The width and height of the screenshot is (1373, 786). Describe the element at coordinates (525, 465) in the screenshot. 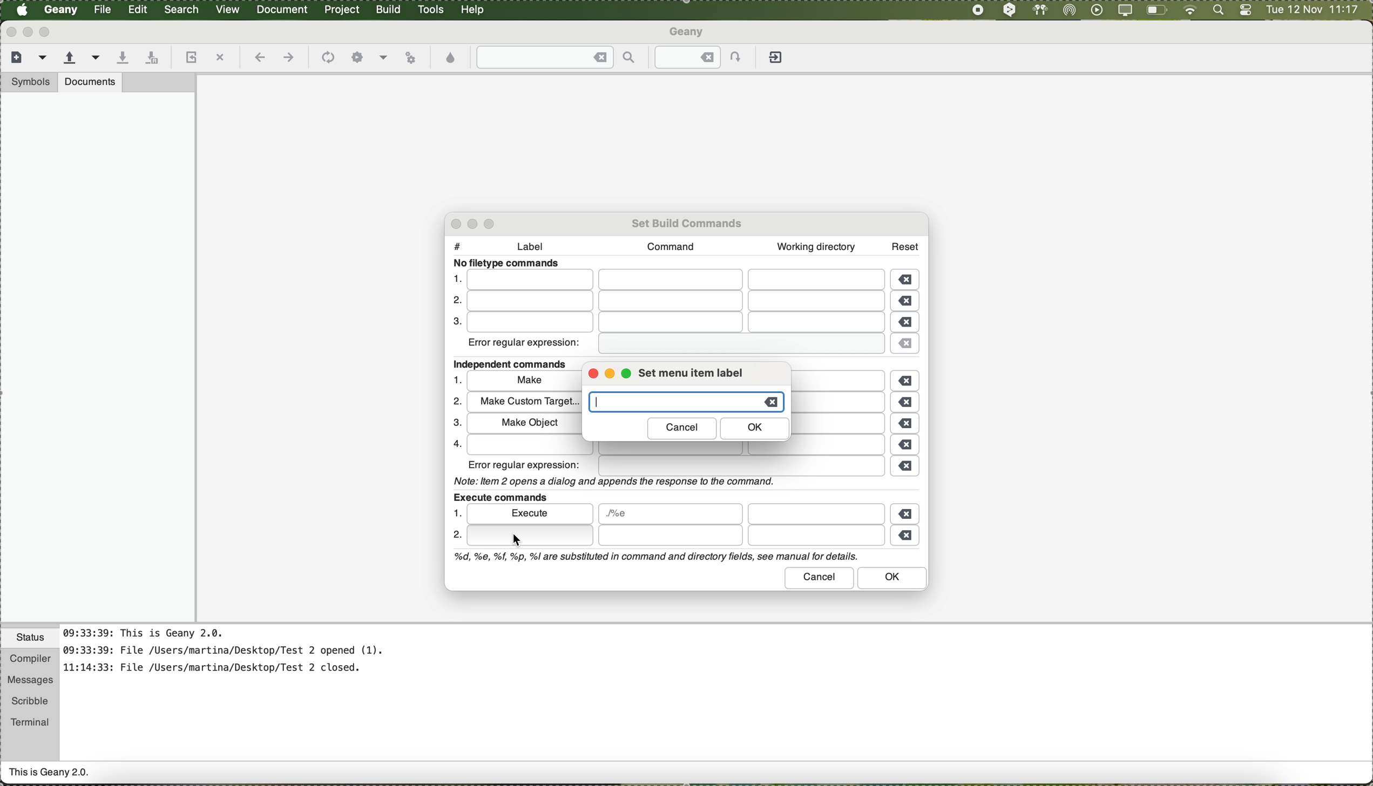

I see `error regular expression:` at that location.